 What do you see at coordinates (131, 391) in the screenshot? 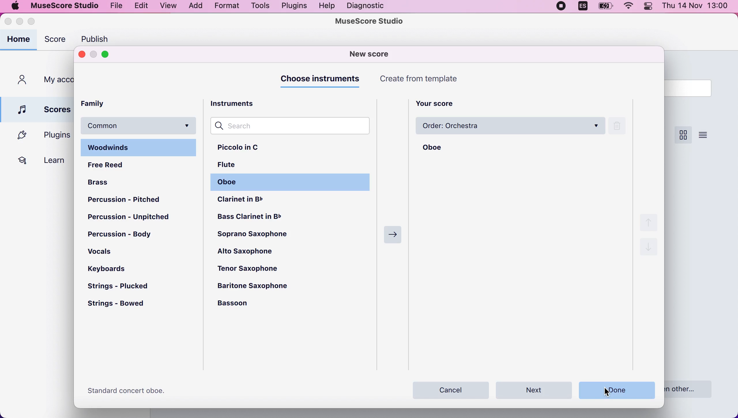
I see `Standard concert oboe.` at bounding box center [131, 391].